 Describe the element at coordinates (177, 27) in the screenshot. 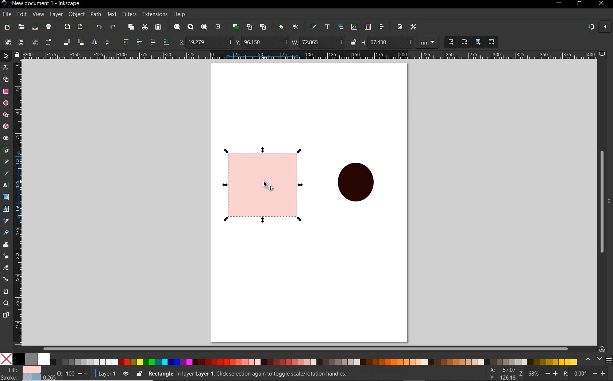

I see `zoom selection` at that location.